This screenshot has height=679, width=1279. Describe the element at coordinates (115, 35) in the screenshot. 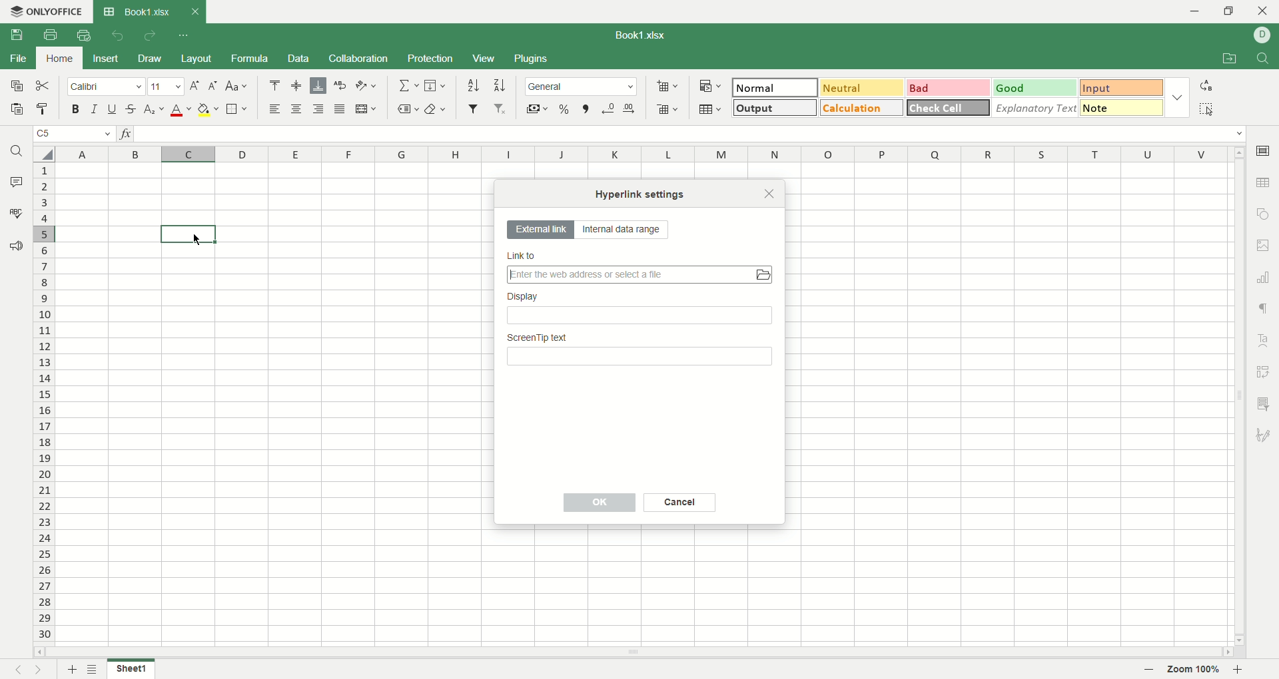

I see `undo` at that location.